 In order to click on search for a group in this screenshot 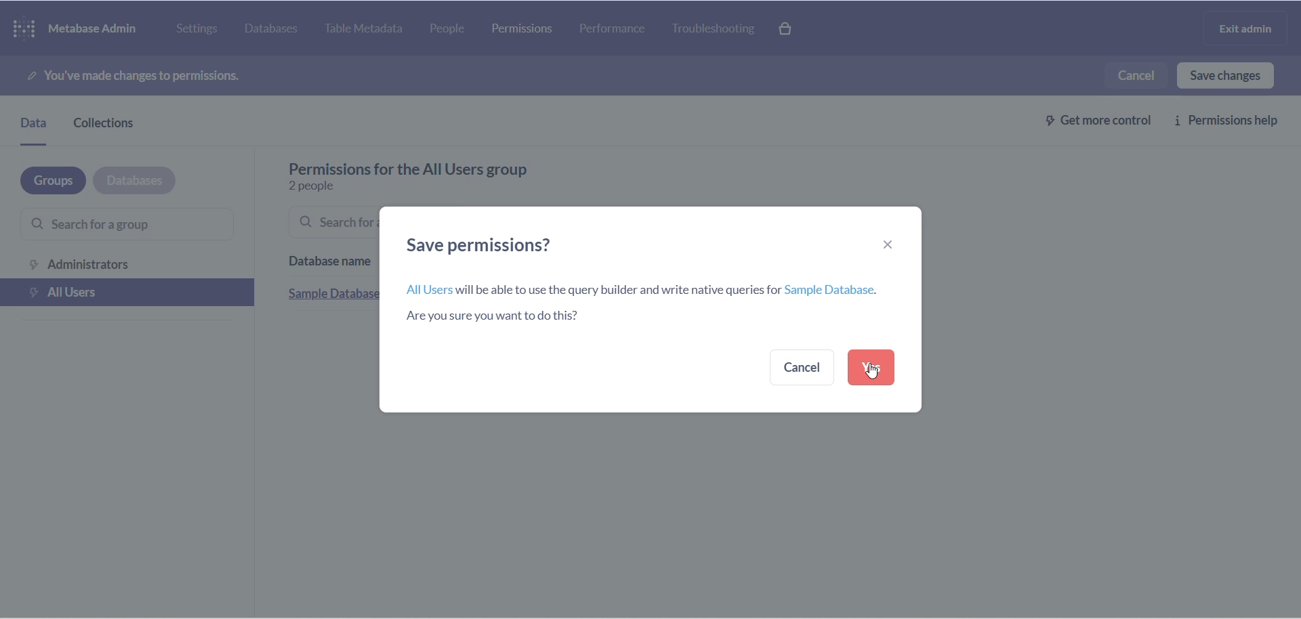, I will do `click(115, 226)`.